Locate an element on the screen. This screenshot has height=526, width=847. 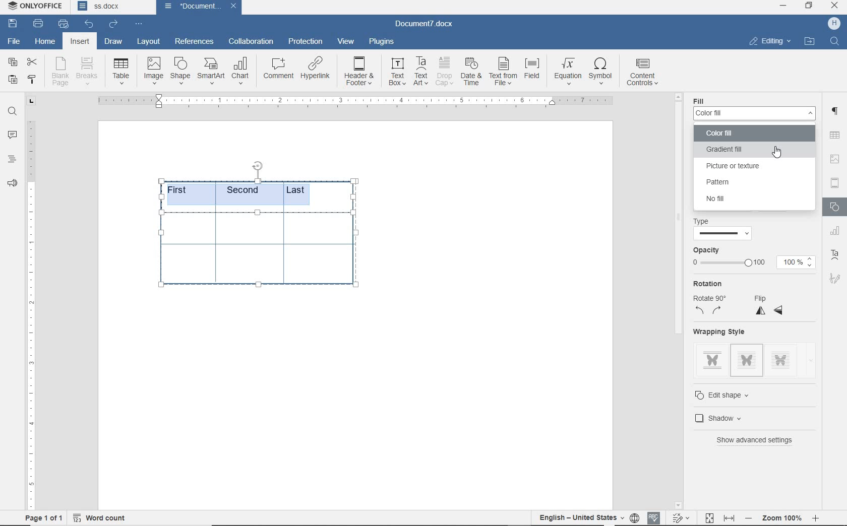
EDITING is located at coordinates (769, 41).